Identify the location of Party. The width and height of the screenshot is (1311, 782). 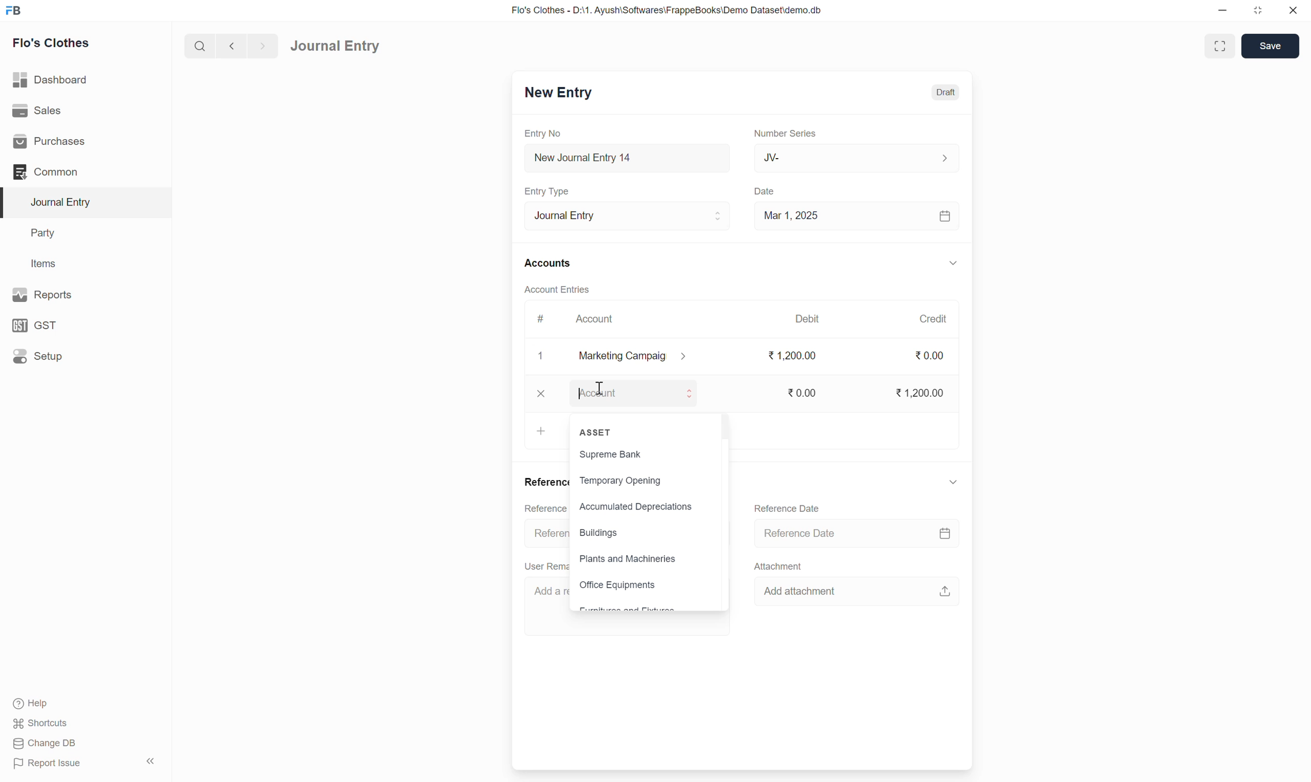
(46, 234).